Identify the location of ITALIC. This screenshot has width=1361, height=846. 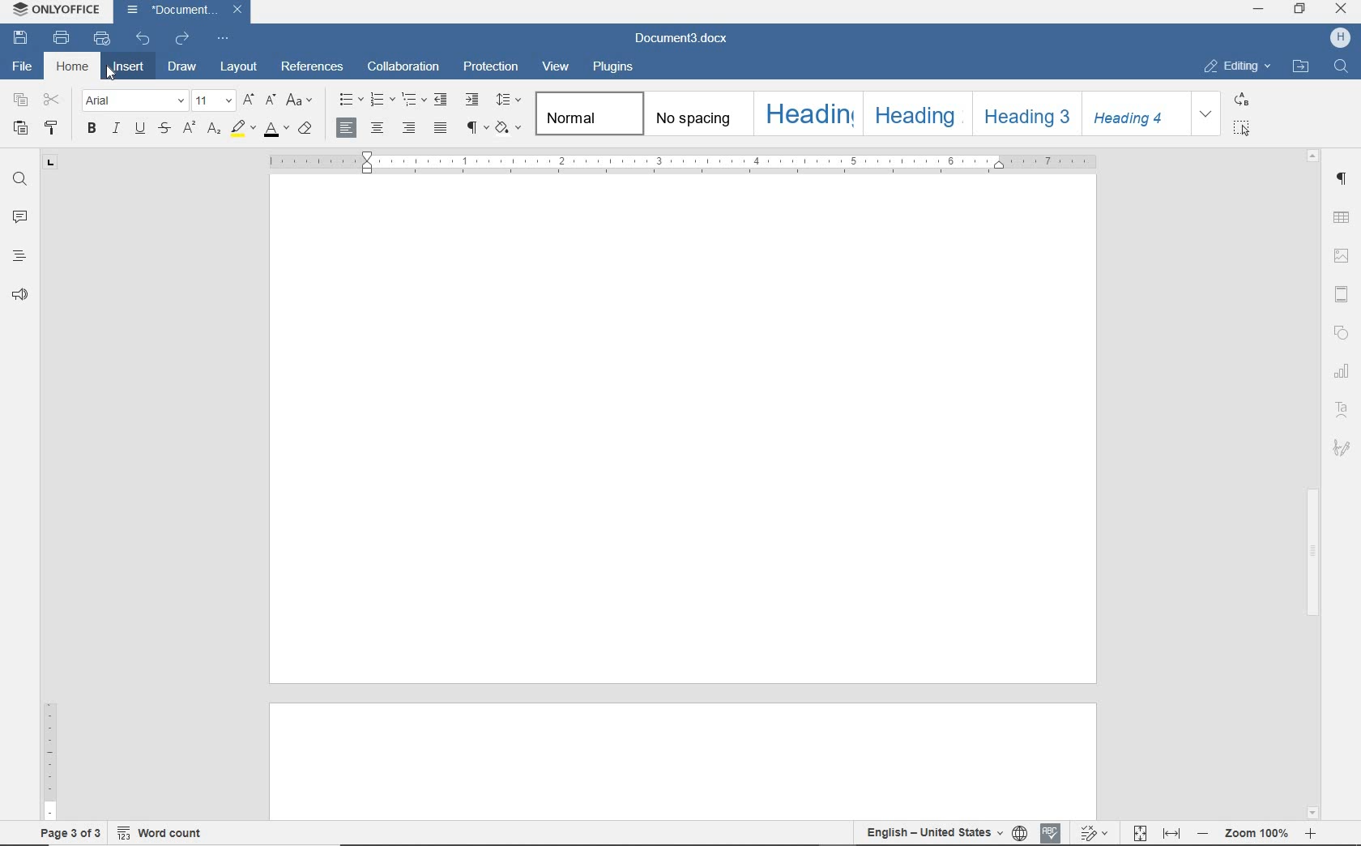
(116, 130).